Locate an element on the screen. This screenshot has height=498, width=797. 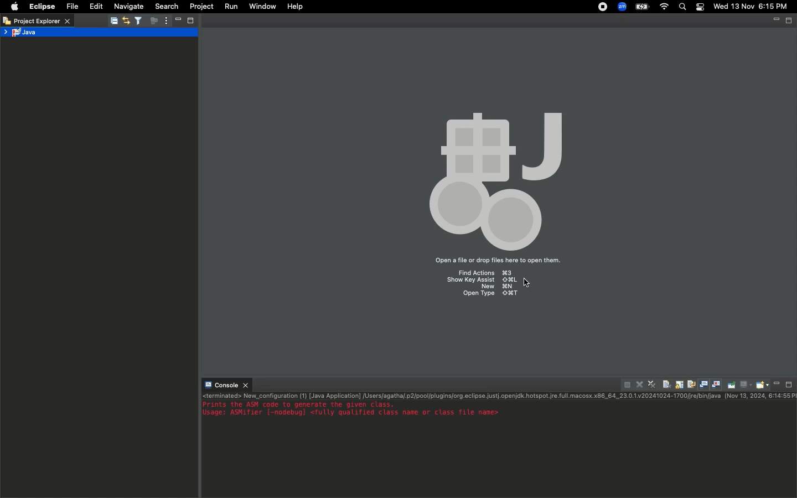
Minimize is located at coordinates (178, 20).